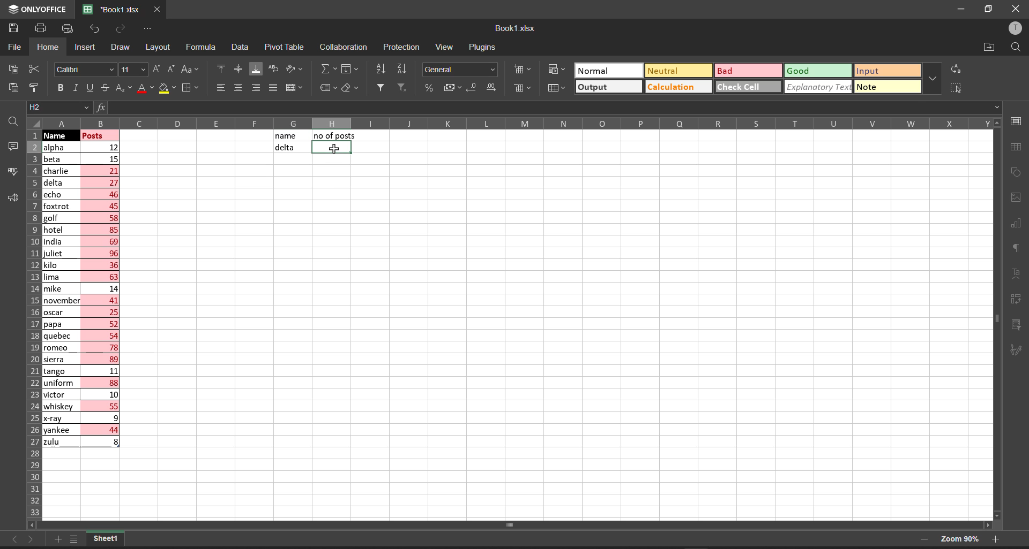 The width and height of the screenshot is (1029, 549). What do you see at coordinates (16, 46) in the screenshot?
I see `file` at bounding box center [16, 46].